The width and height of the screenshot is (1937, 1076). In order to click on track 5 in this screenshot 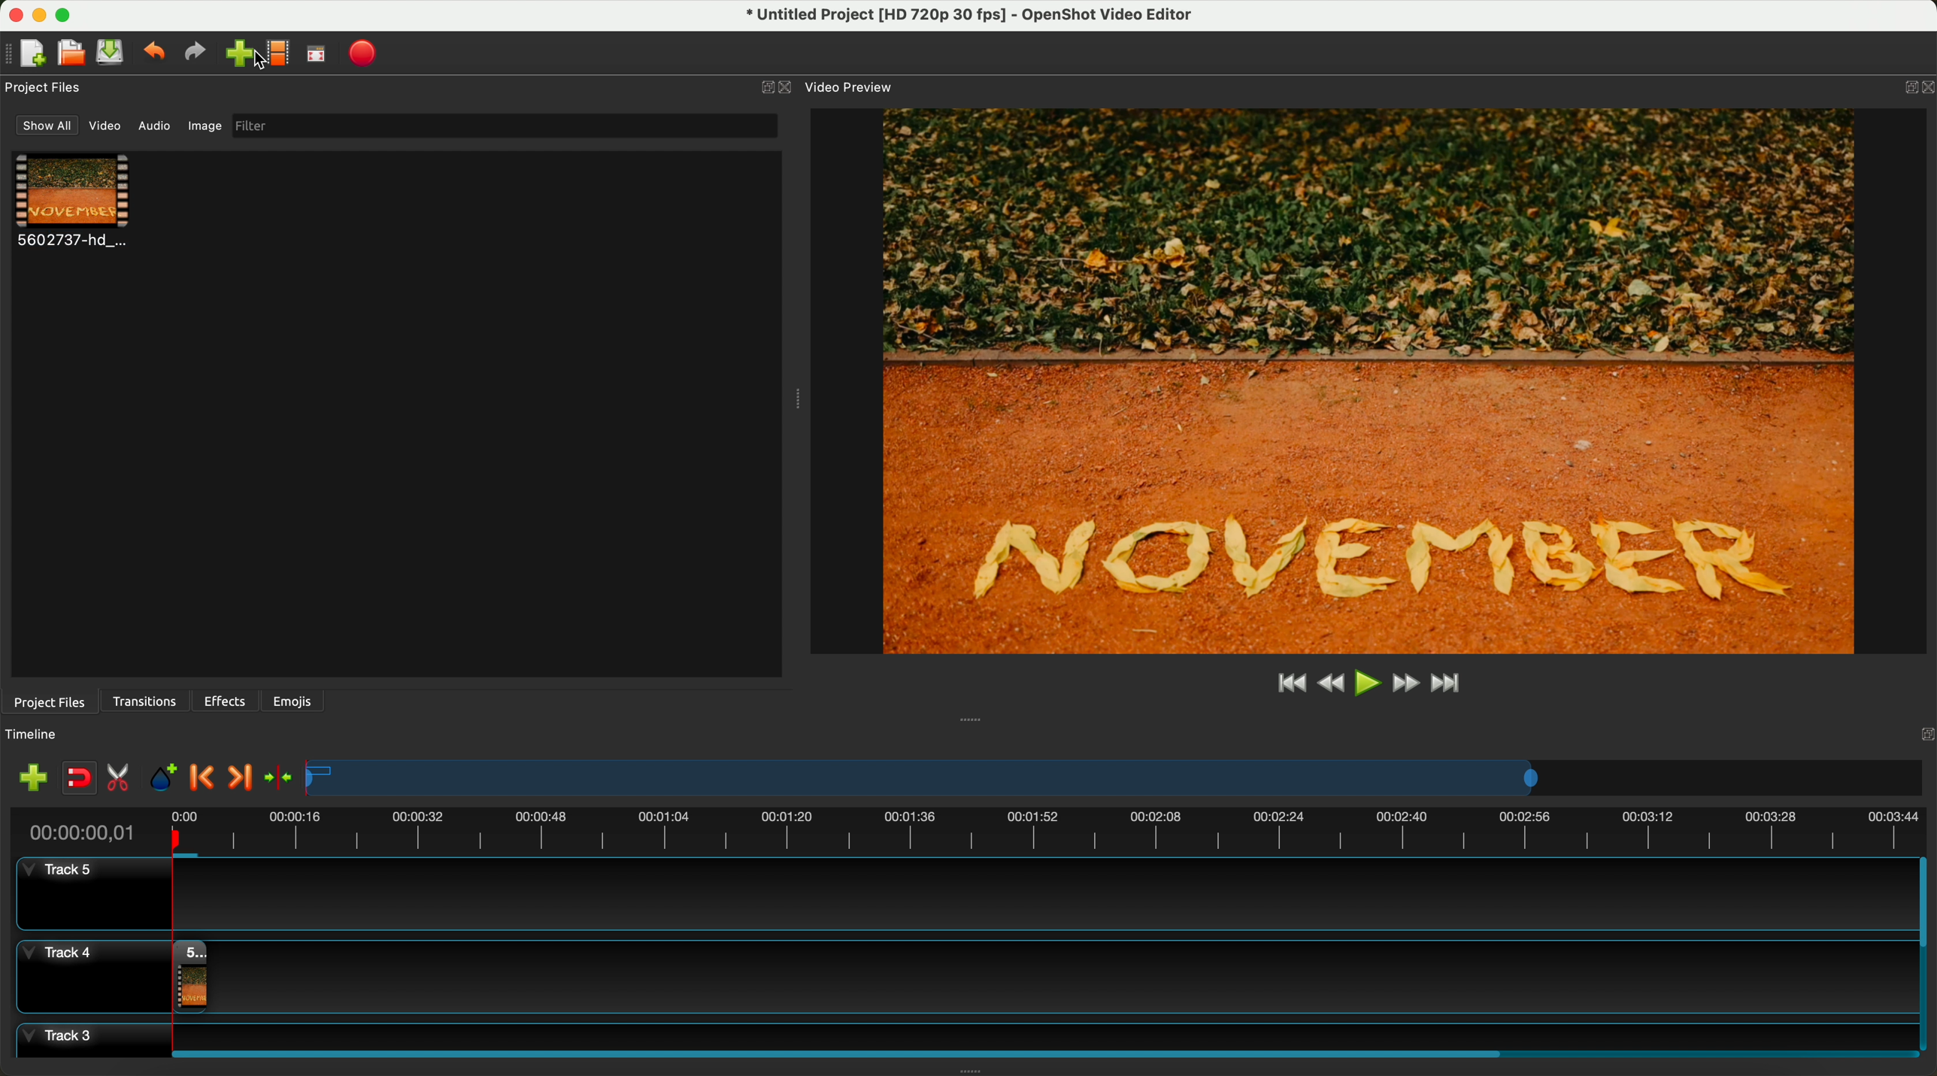, I will do `click(959, 895)`.